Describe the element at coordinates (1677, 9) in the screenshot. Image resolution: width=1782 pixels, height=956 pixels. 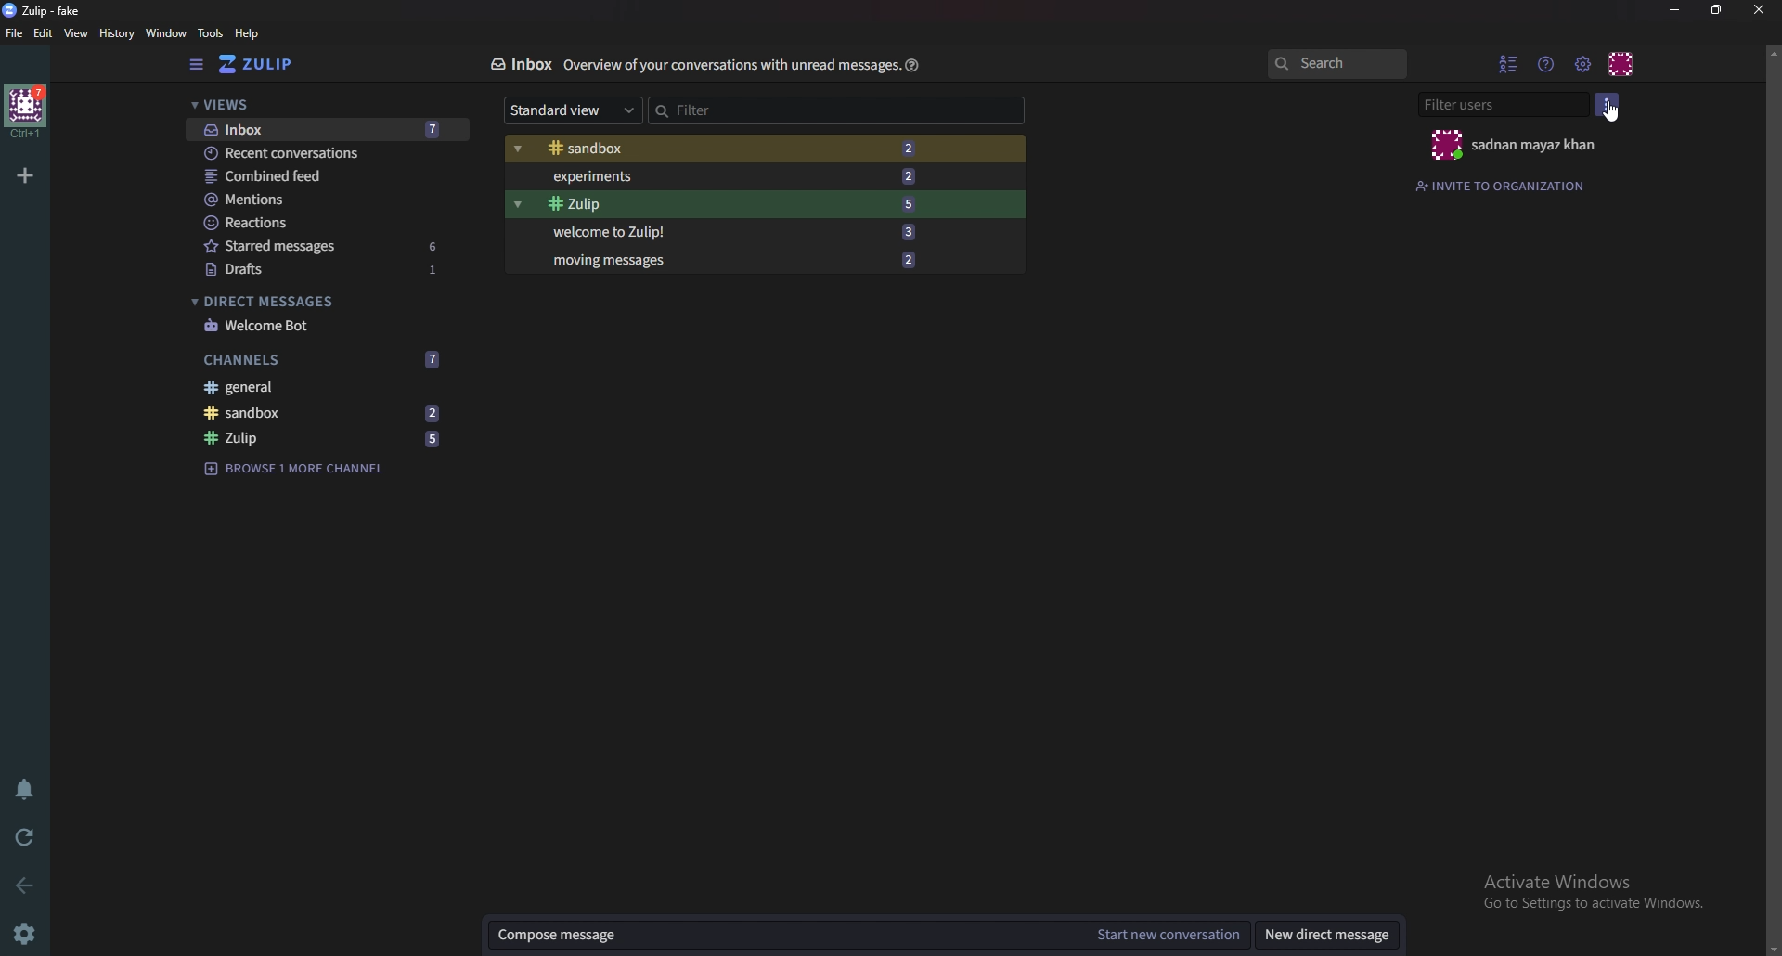
I see `Minimize` at that location.